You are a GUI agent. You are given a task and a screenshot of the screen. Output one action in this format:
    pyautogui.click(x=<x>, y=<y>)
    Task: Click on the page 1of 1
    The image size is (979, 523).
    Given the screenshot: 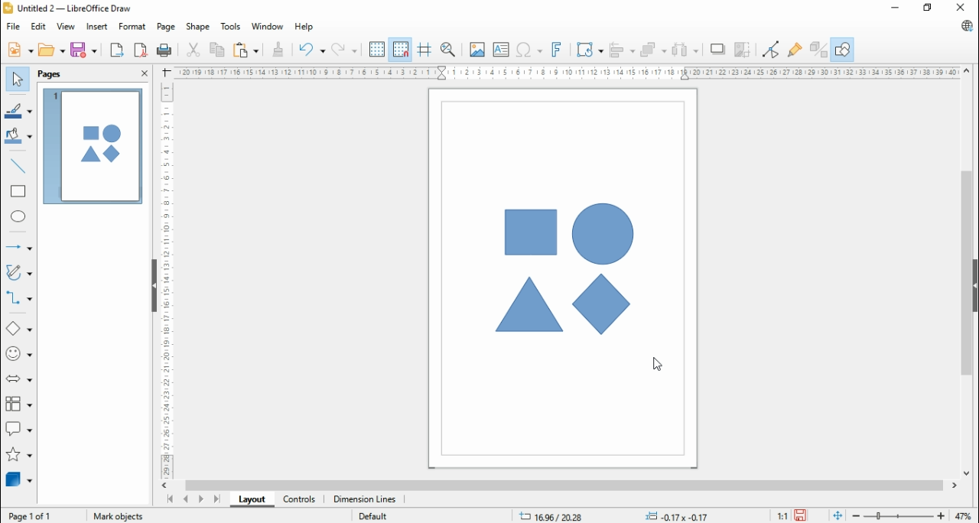 What is the action you would take?
    pyautogui.click(x=31, y=515)
    